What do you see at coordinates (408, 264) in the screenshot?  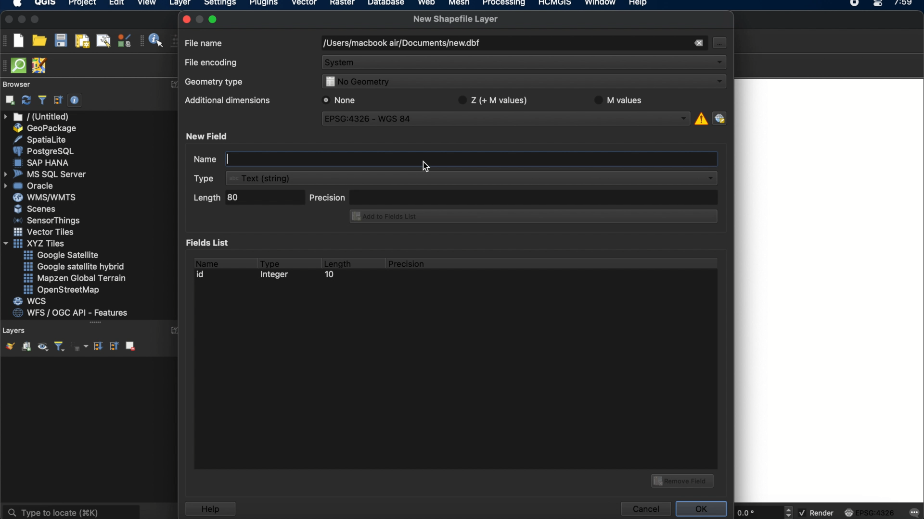 I see `precision` at bounding box center [408, 264].